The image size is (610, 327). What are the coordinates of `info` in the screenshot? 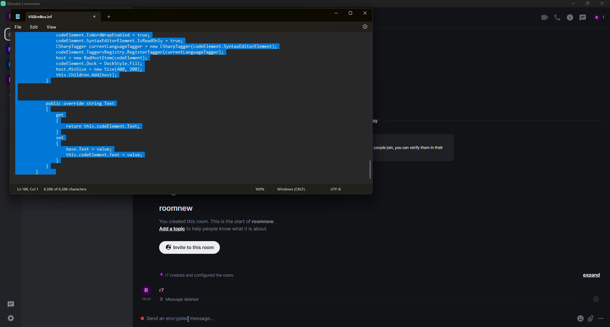 It's located at (196, 274).